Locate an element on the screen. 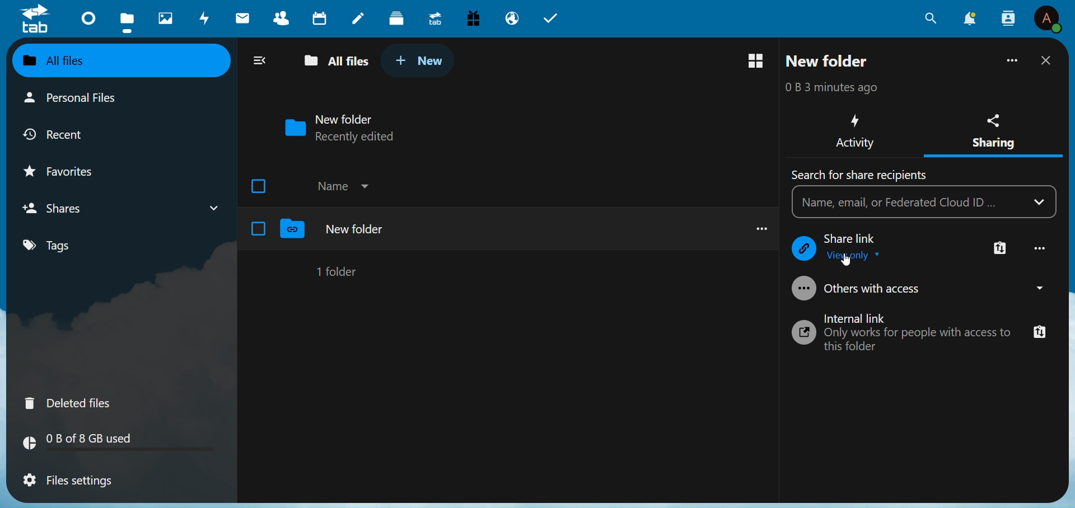 The width and height of the screenshot is (1075, 508). Activity is located at coordinates (853, 131).